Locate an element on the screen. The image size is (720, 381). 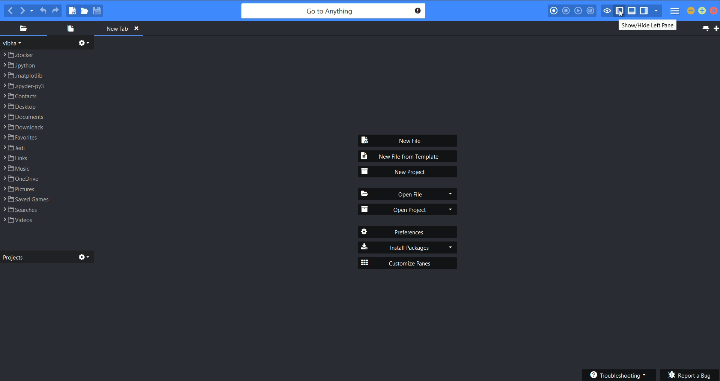
save is located at coordinates (98, 10).